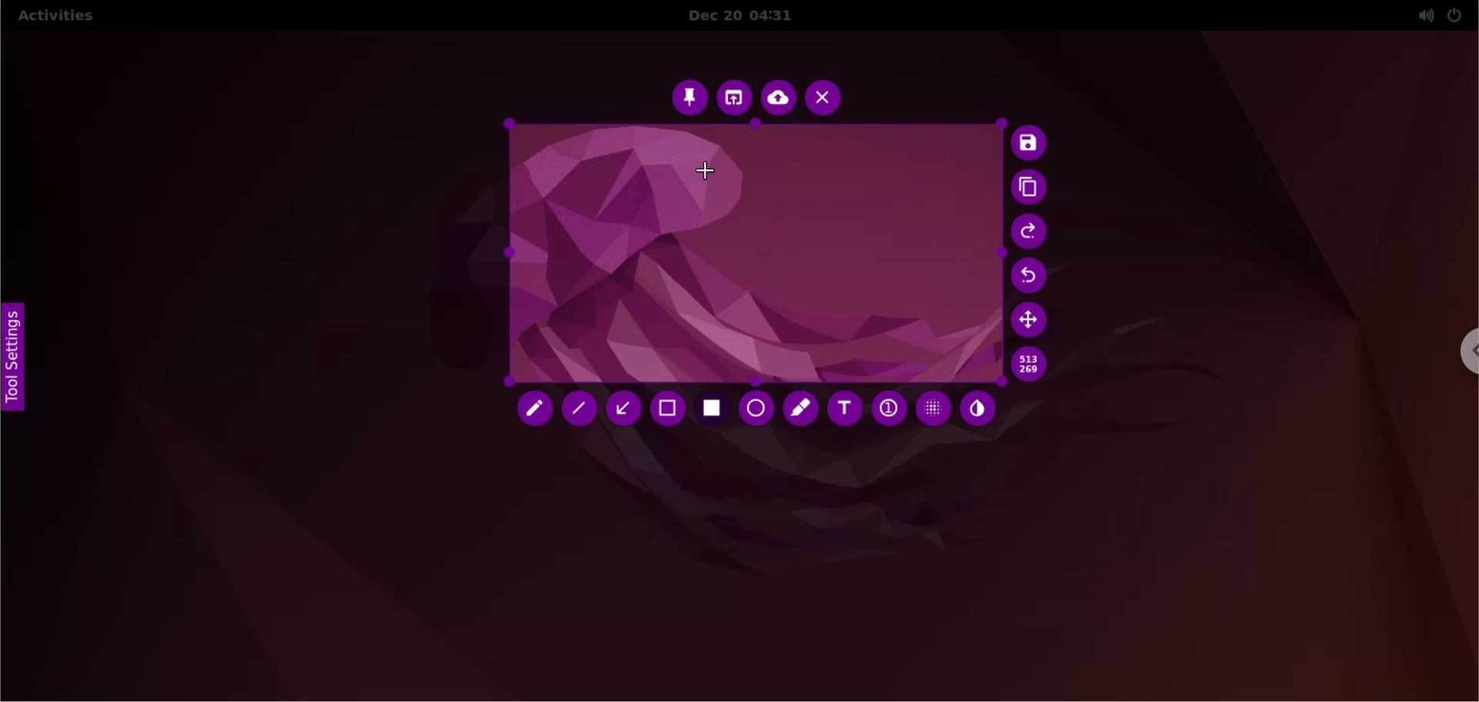  Describe the element at coordinates (1033, 366) in the screenshot. I see `x and y coordinate values` at that location.